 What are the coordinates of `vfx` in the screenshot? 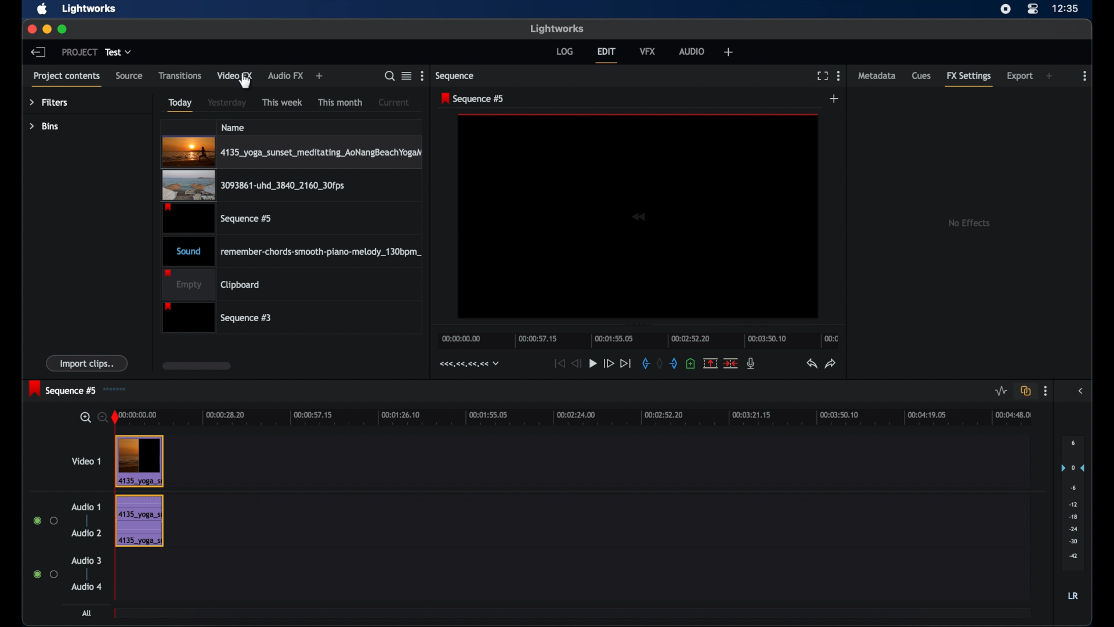 It's located at (648, 51).